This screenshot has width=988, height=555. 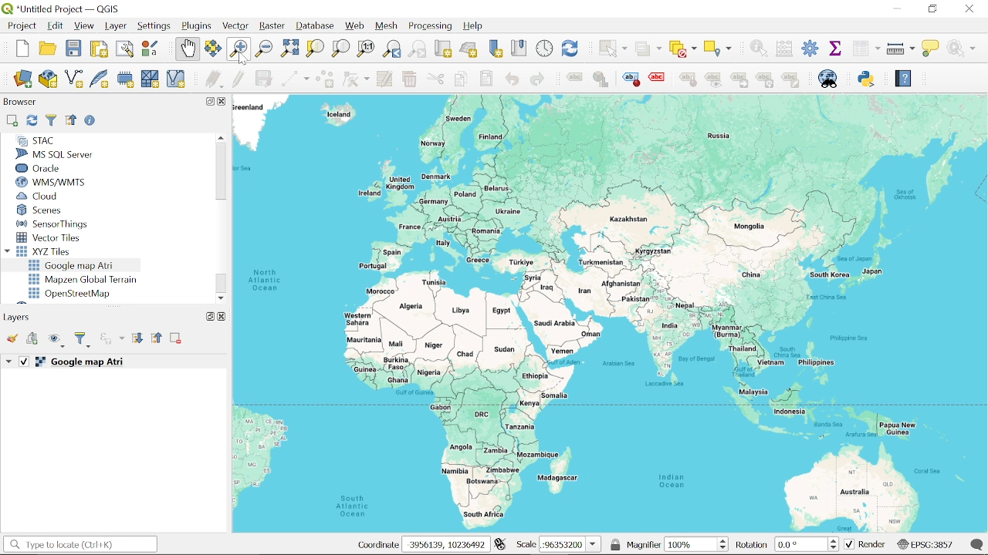 I want to click on magnifier, so click(x=644, y=544).